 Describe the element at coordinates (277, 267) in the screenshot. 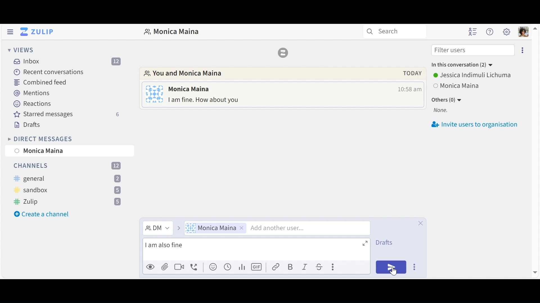

I see `Link` at that location.